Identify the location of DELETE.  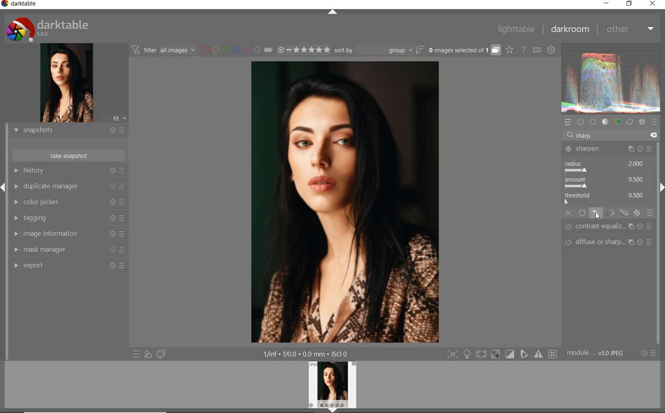
(652, 135).